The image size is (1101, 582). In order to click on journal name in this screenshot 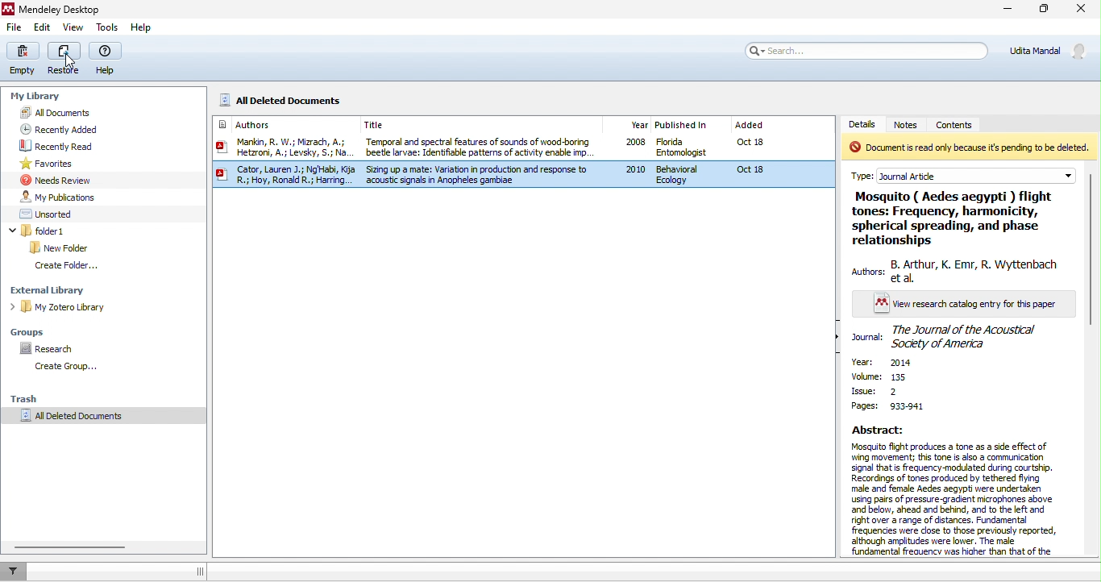, I will do `click(949, 337)`.